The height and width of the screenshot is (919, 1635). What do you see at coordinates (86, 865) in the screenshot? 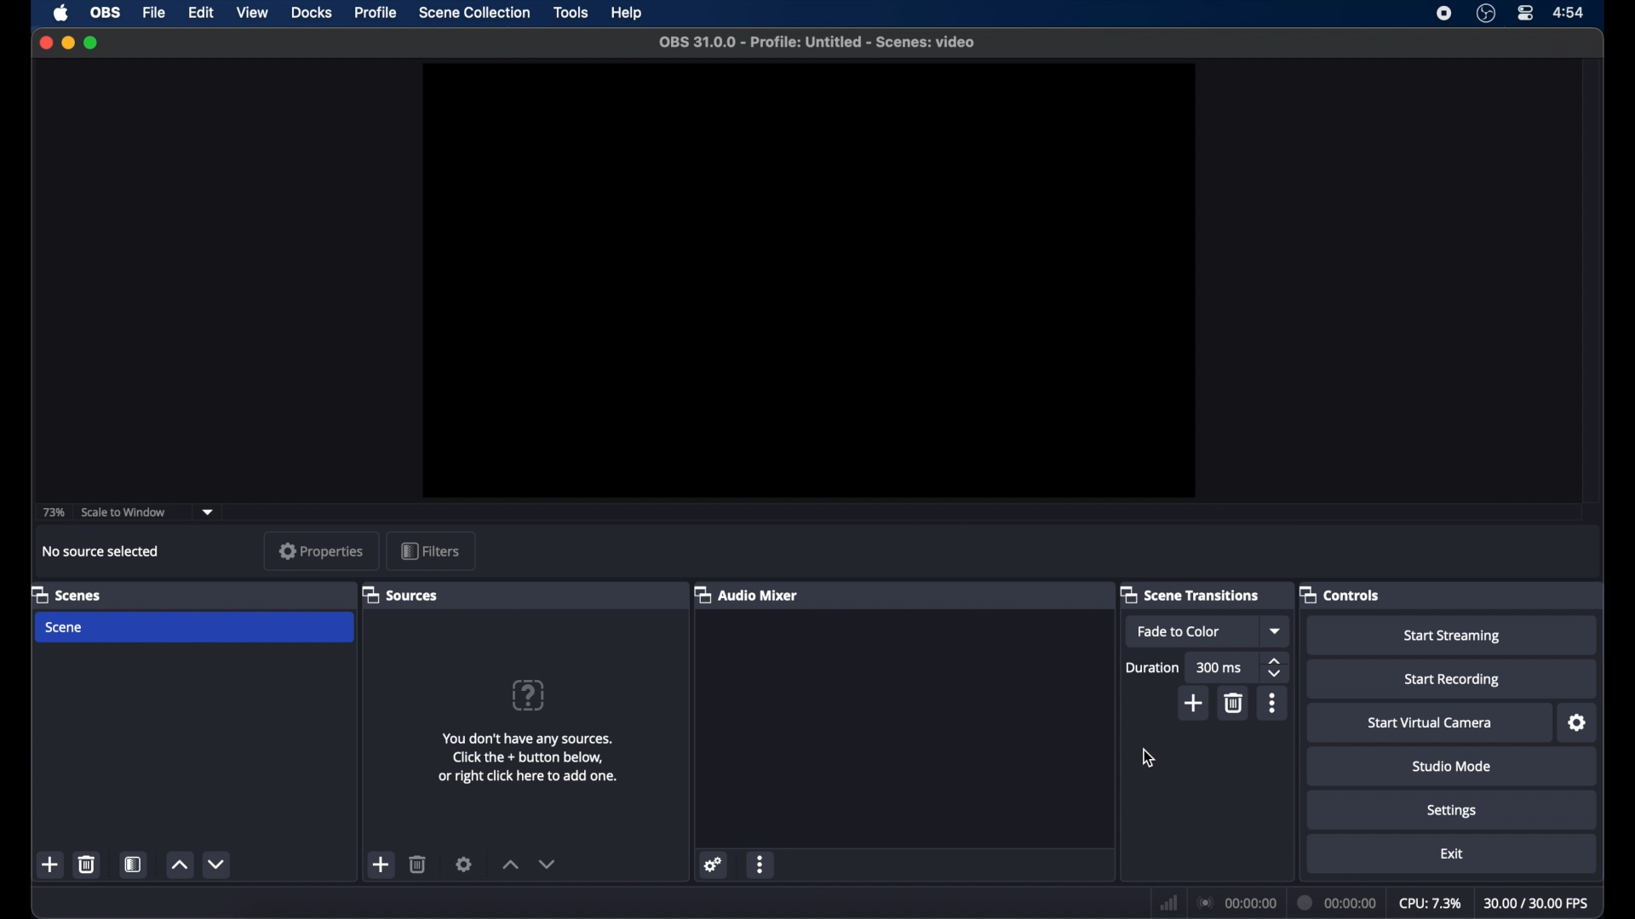
I see `delete` at bounding box center [86, 865].